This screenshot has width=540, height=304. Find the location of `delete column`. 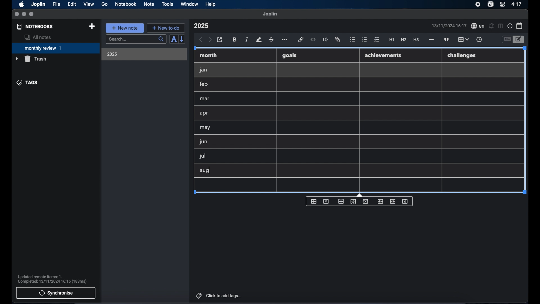

delete column is located at coordinates (405, 202).